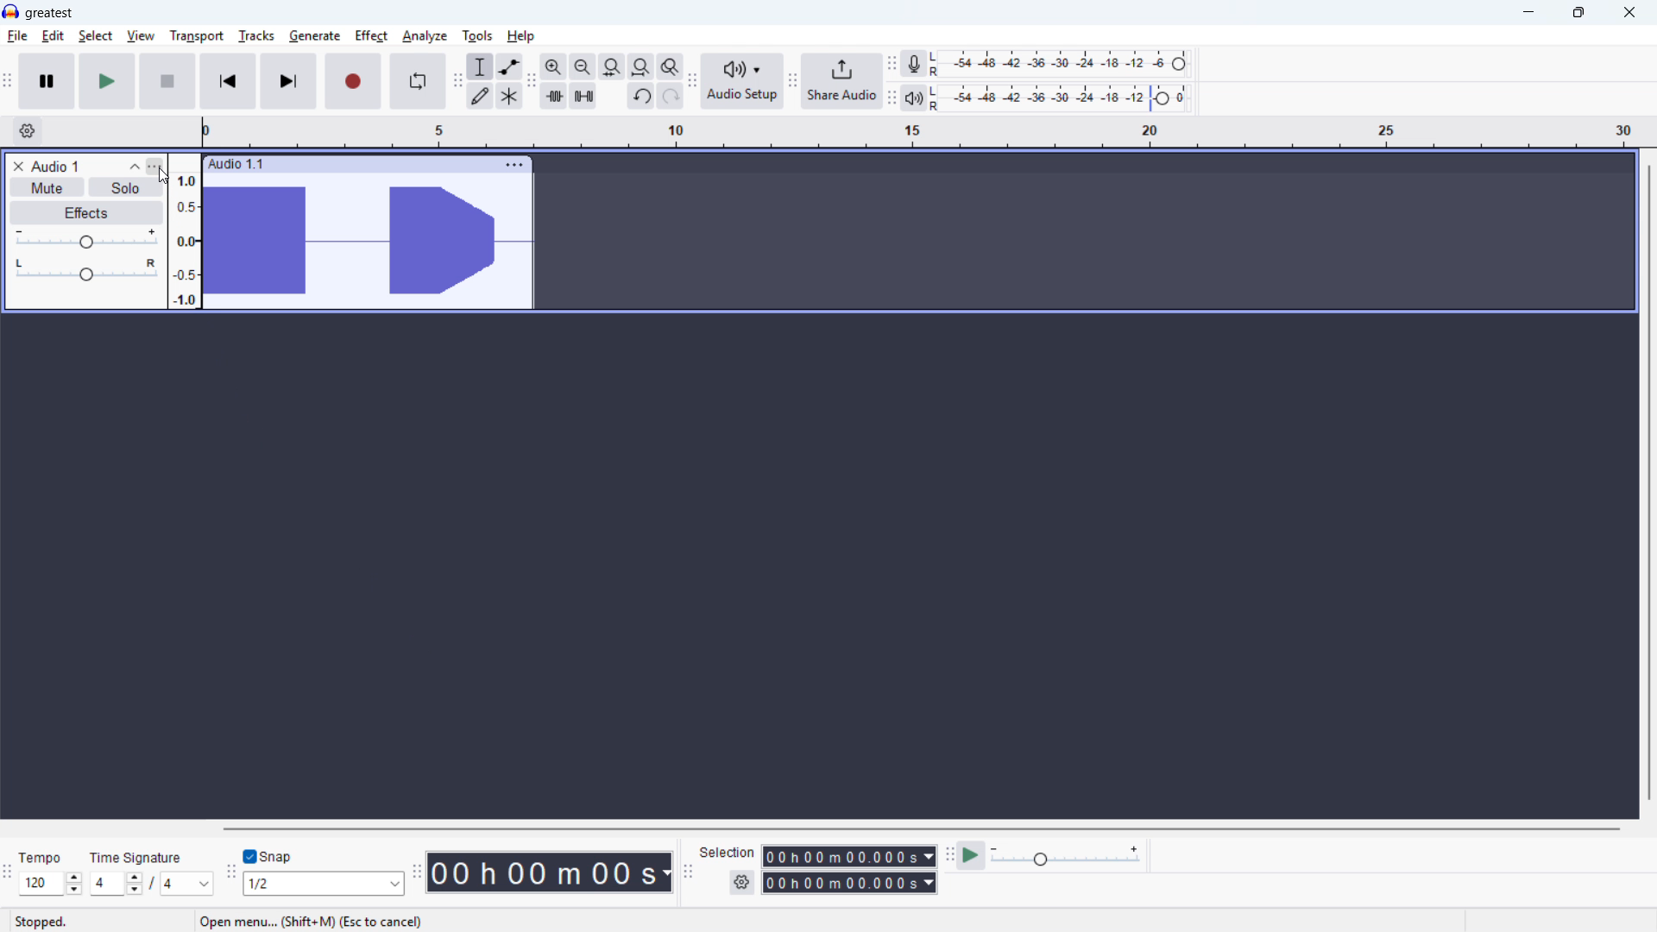 The image size is (1657, 932). I want to click on time signature, so click(137, 858).